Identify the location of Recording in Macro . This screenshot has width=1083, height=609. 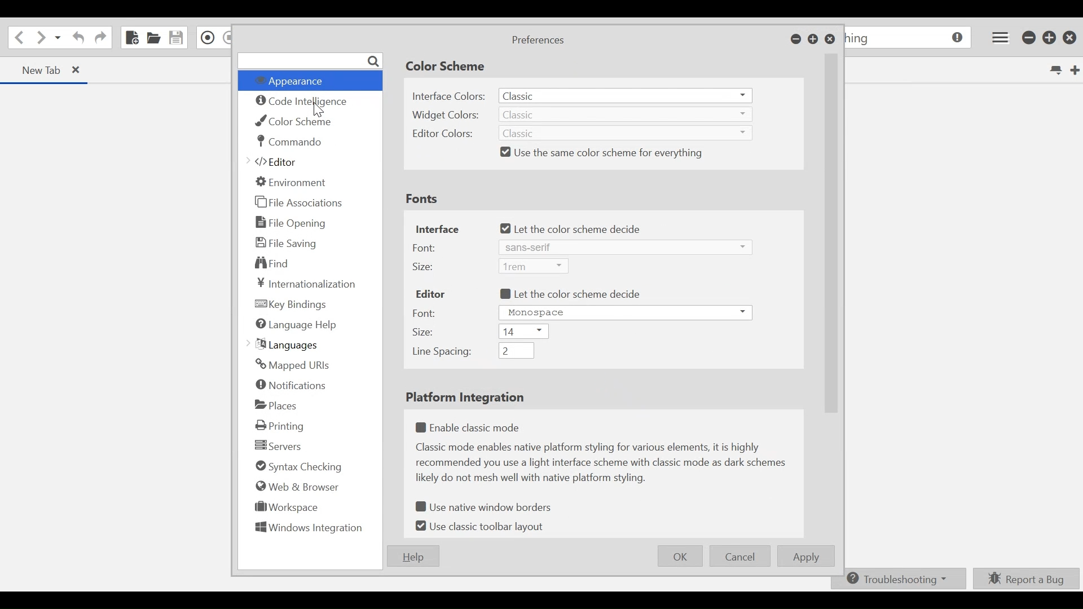
(208, 37).